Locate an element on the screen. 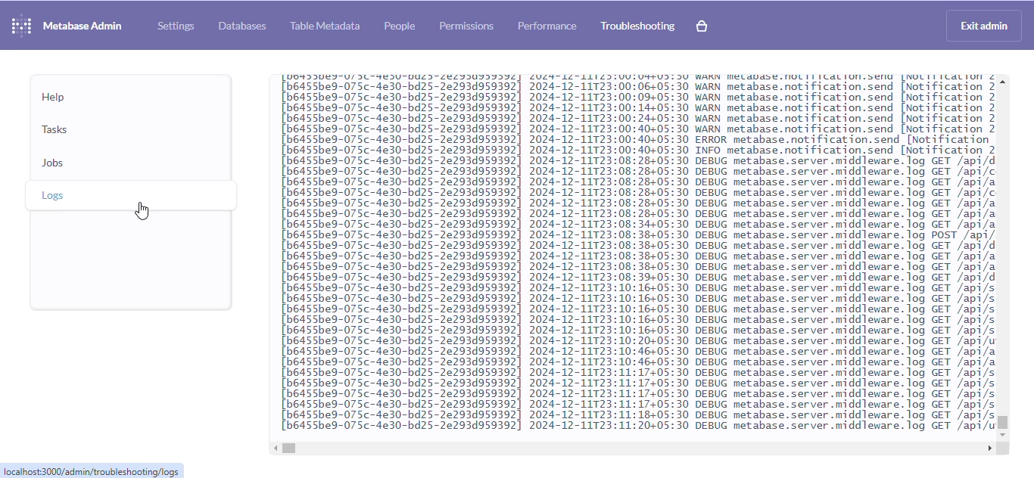 The image size is (1034, 478). logs is located at coordinates (55, 195).